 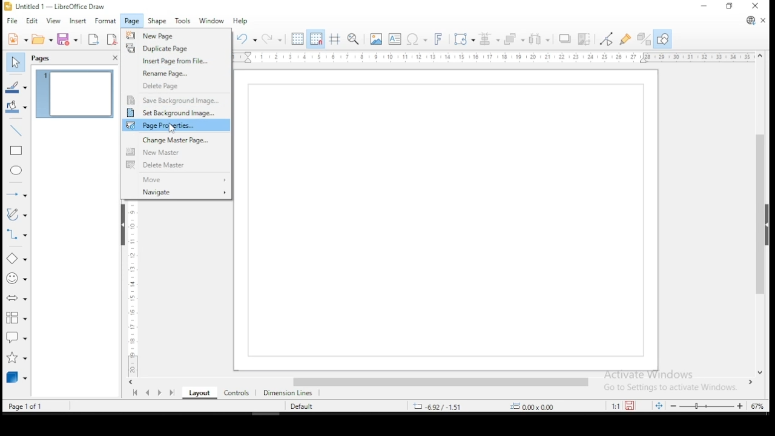 What do you see at coordinates (177, 85) in the screenshot?
I see `delete page` at bounding box center [177, 85].